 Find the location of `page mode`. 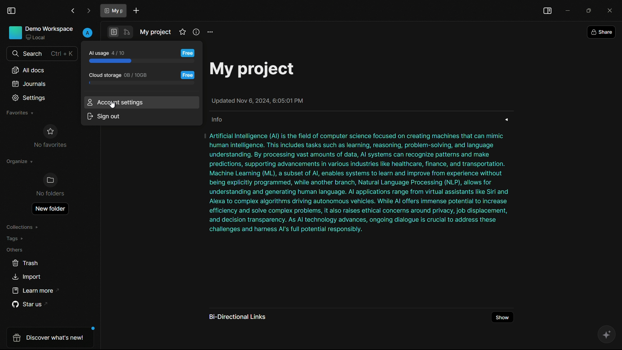

page mode is located at coordinates (114, 32).